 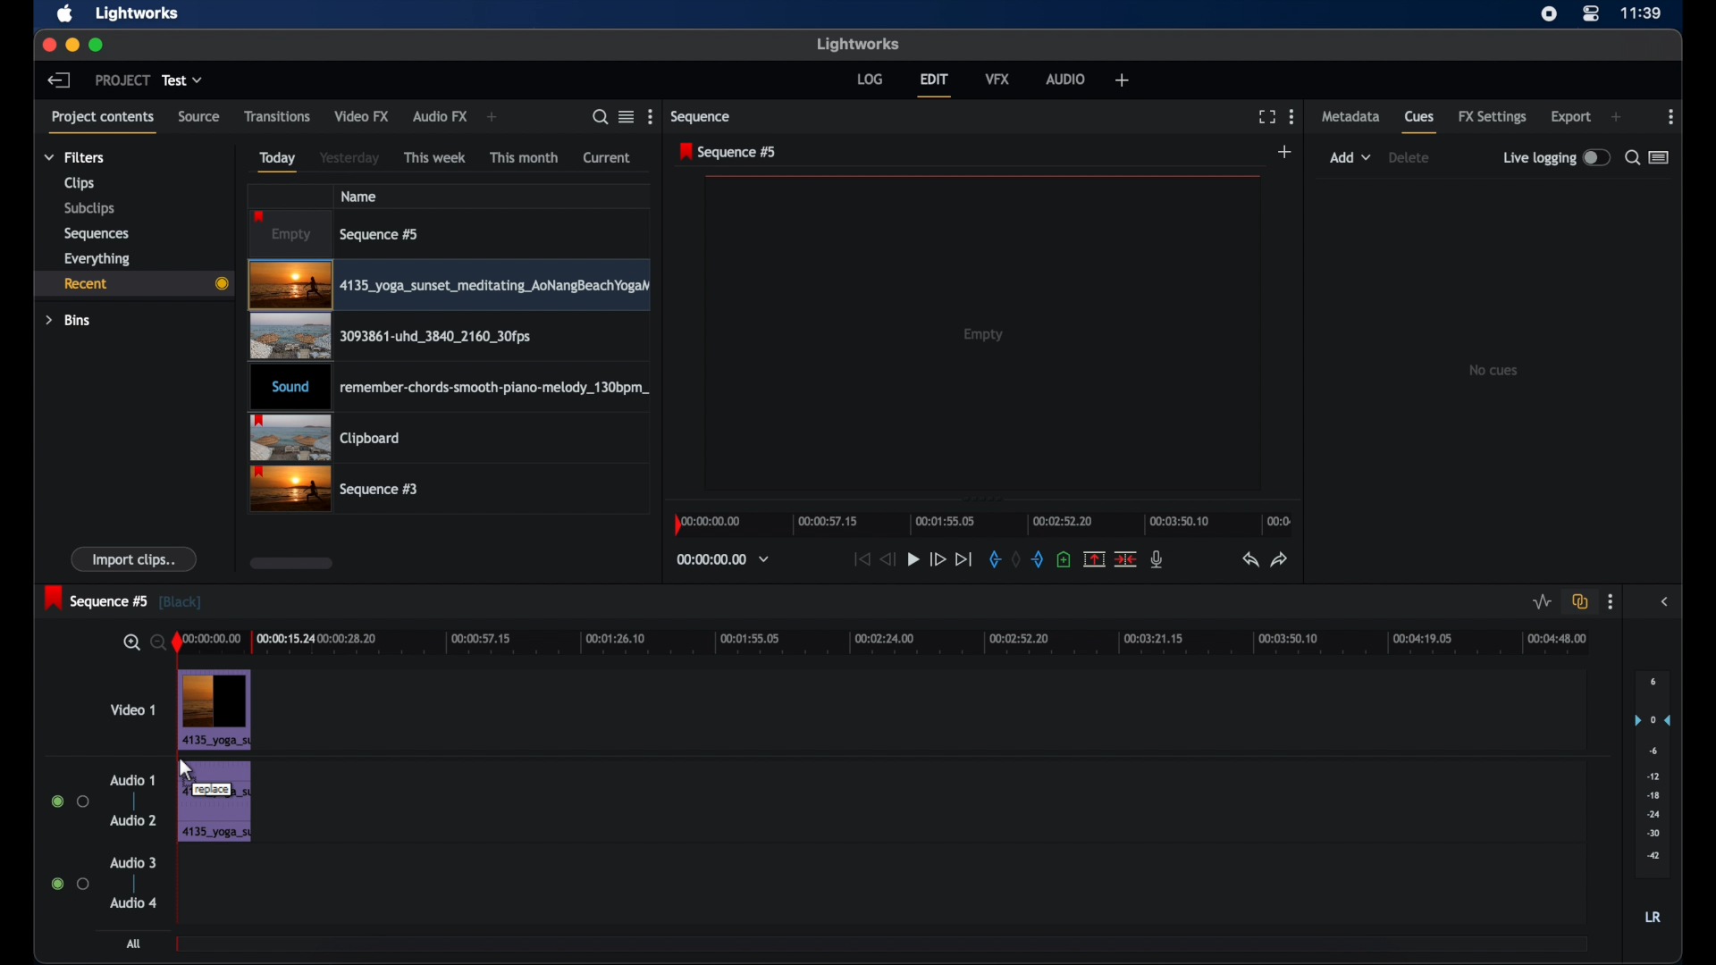 I want to click on metadata, so click(x=1350, y=117).